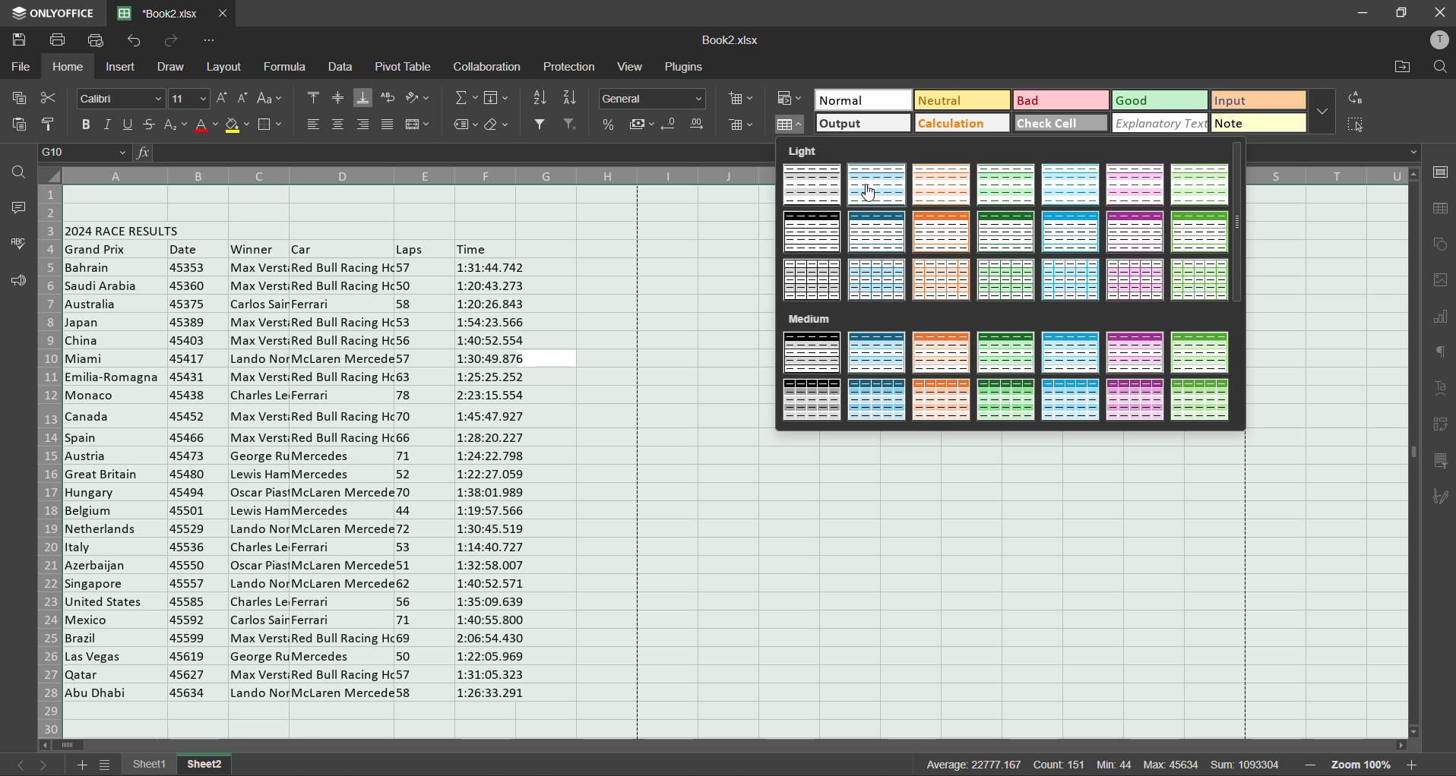 The image size is (1456, 776). What do you see at coordinates (801, 153) in the screenshot?
I see `light` at bounding box center [801, 153].